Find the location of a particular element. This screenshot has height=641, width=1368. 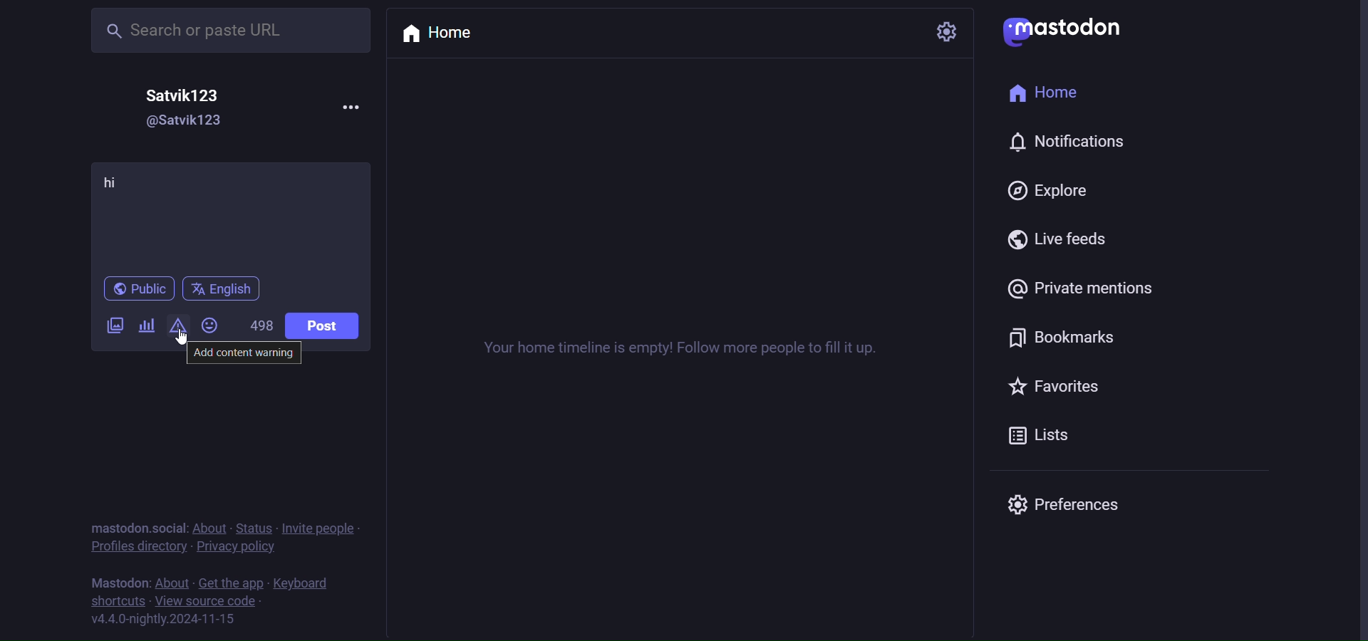

post is located at coordinates (322, 325).